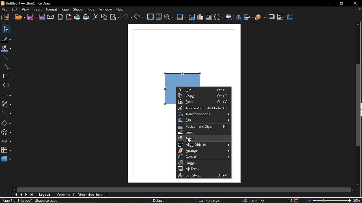  I want to click on attach, so click(51, 17).